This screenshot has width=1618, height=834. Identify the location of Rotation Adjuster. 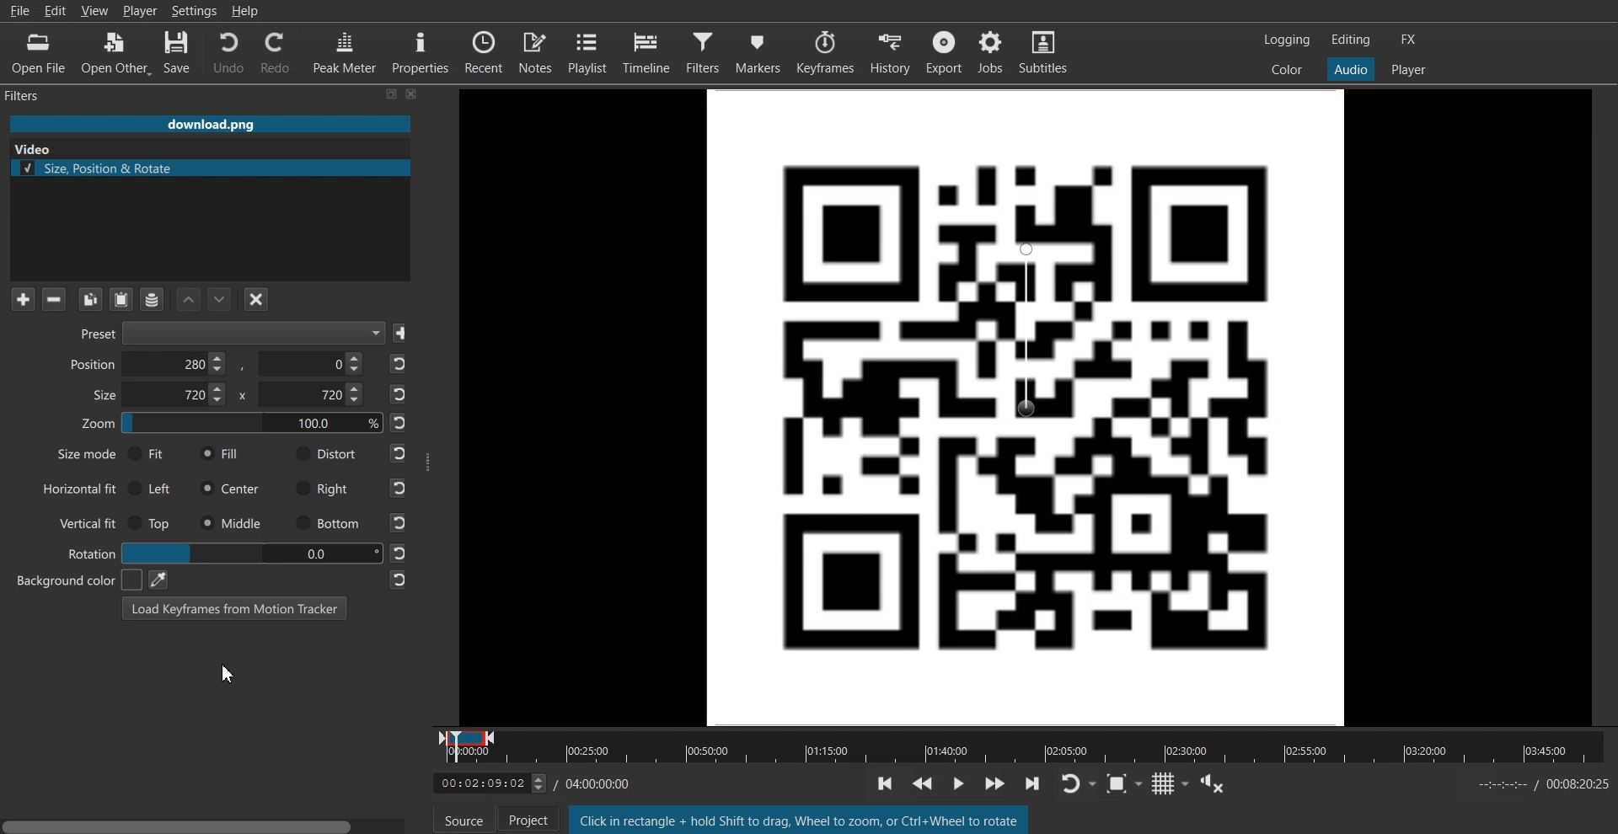
(89, 552).